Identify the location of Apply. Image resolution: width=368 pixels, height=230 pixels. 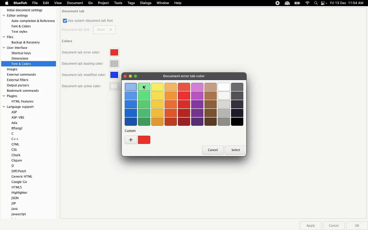
(310, 226).